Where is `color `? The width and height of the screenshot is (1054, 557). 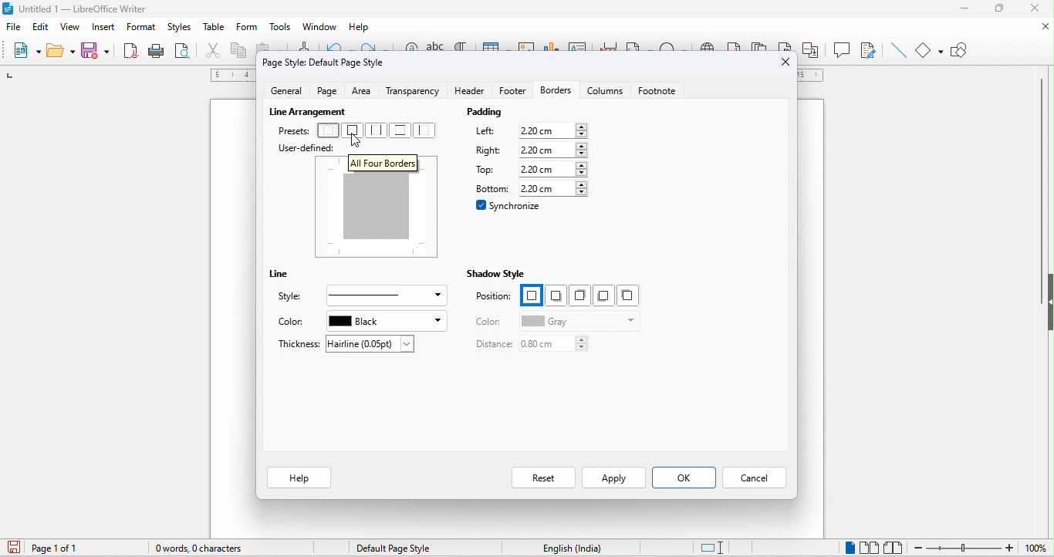 color  is located at coordinates (293, 322).